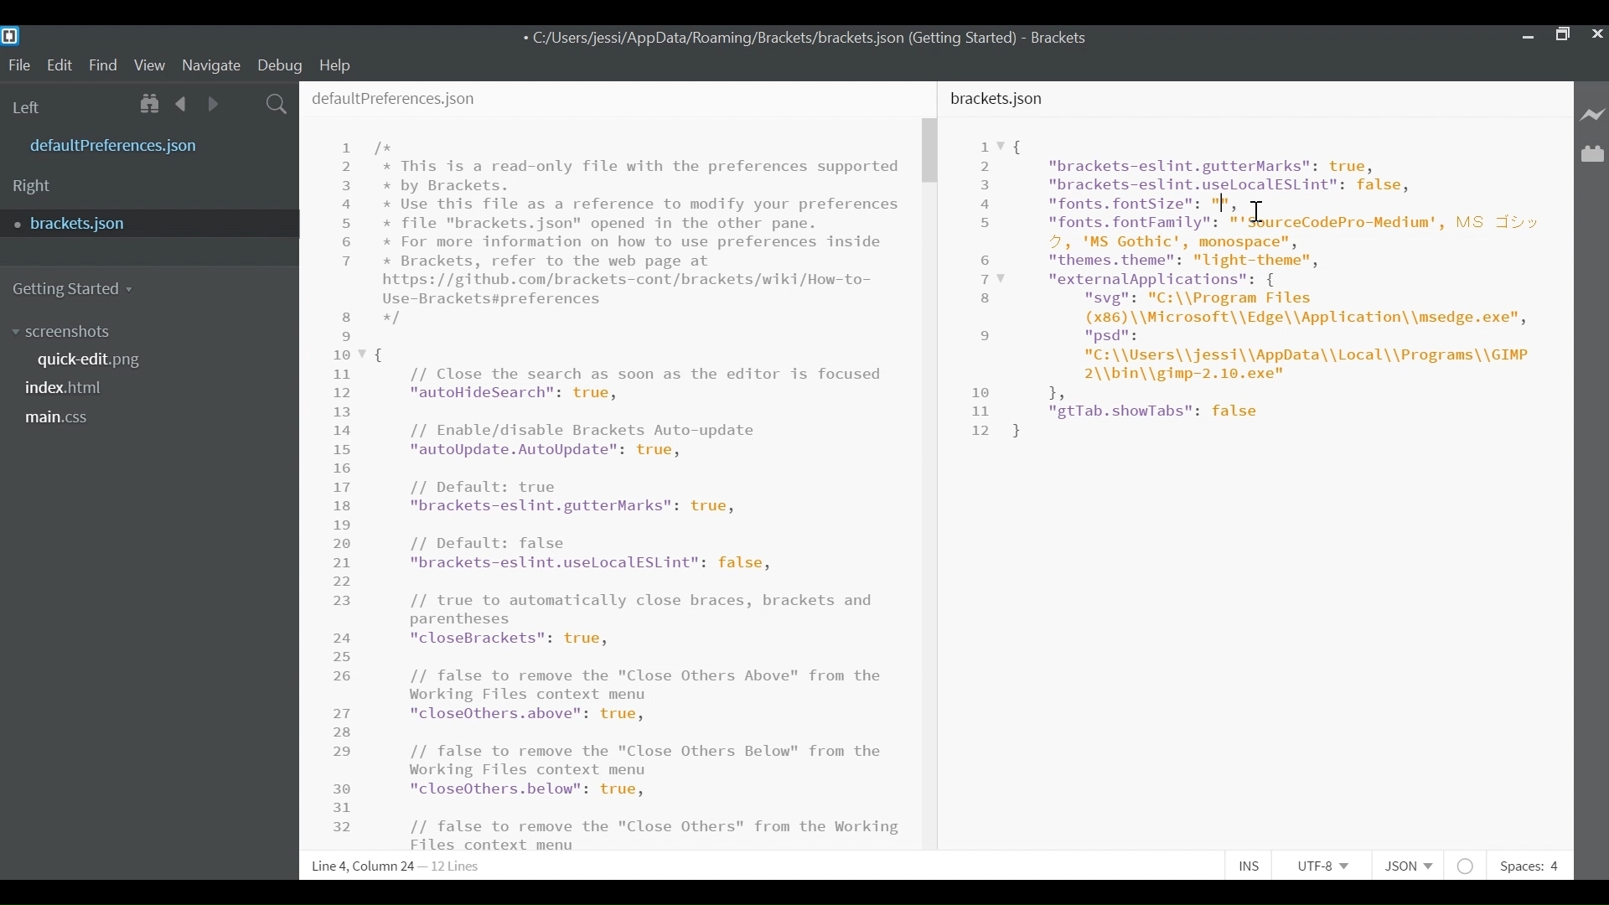 This screenshot has width=1609, height=905. What do you see at coordinates (1000, 99) in the screenshot?
I see `bracket.json` at bounding box center [1000, 99].